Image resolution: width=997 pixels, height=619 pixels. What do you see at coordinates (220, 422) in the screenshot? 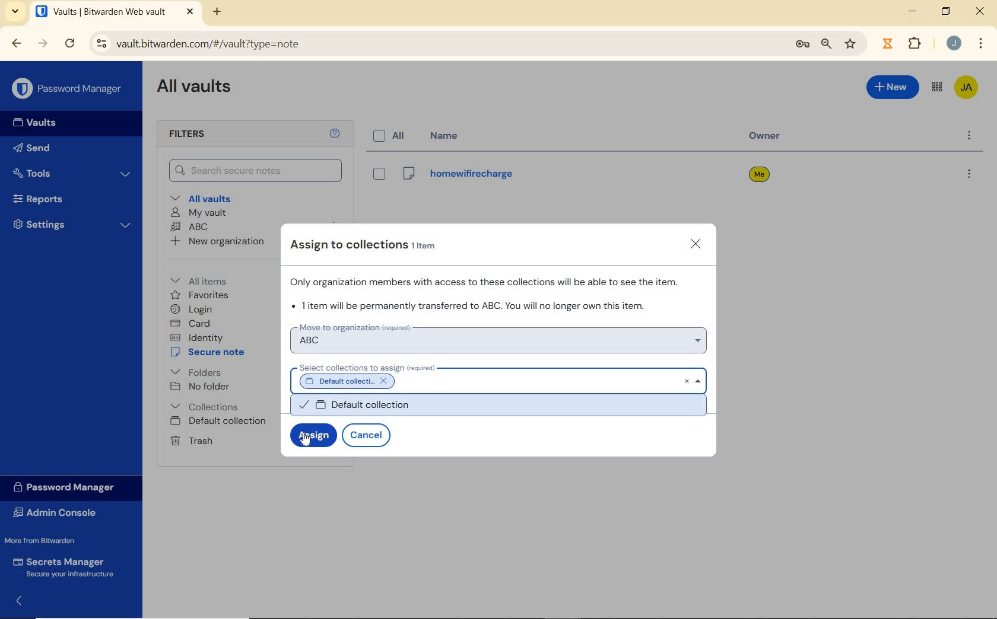
I see `Default collection` at bounding box center [220, 422].